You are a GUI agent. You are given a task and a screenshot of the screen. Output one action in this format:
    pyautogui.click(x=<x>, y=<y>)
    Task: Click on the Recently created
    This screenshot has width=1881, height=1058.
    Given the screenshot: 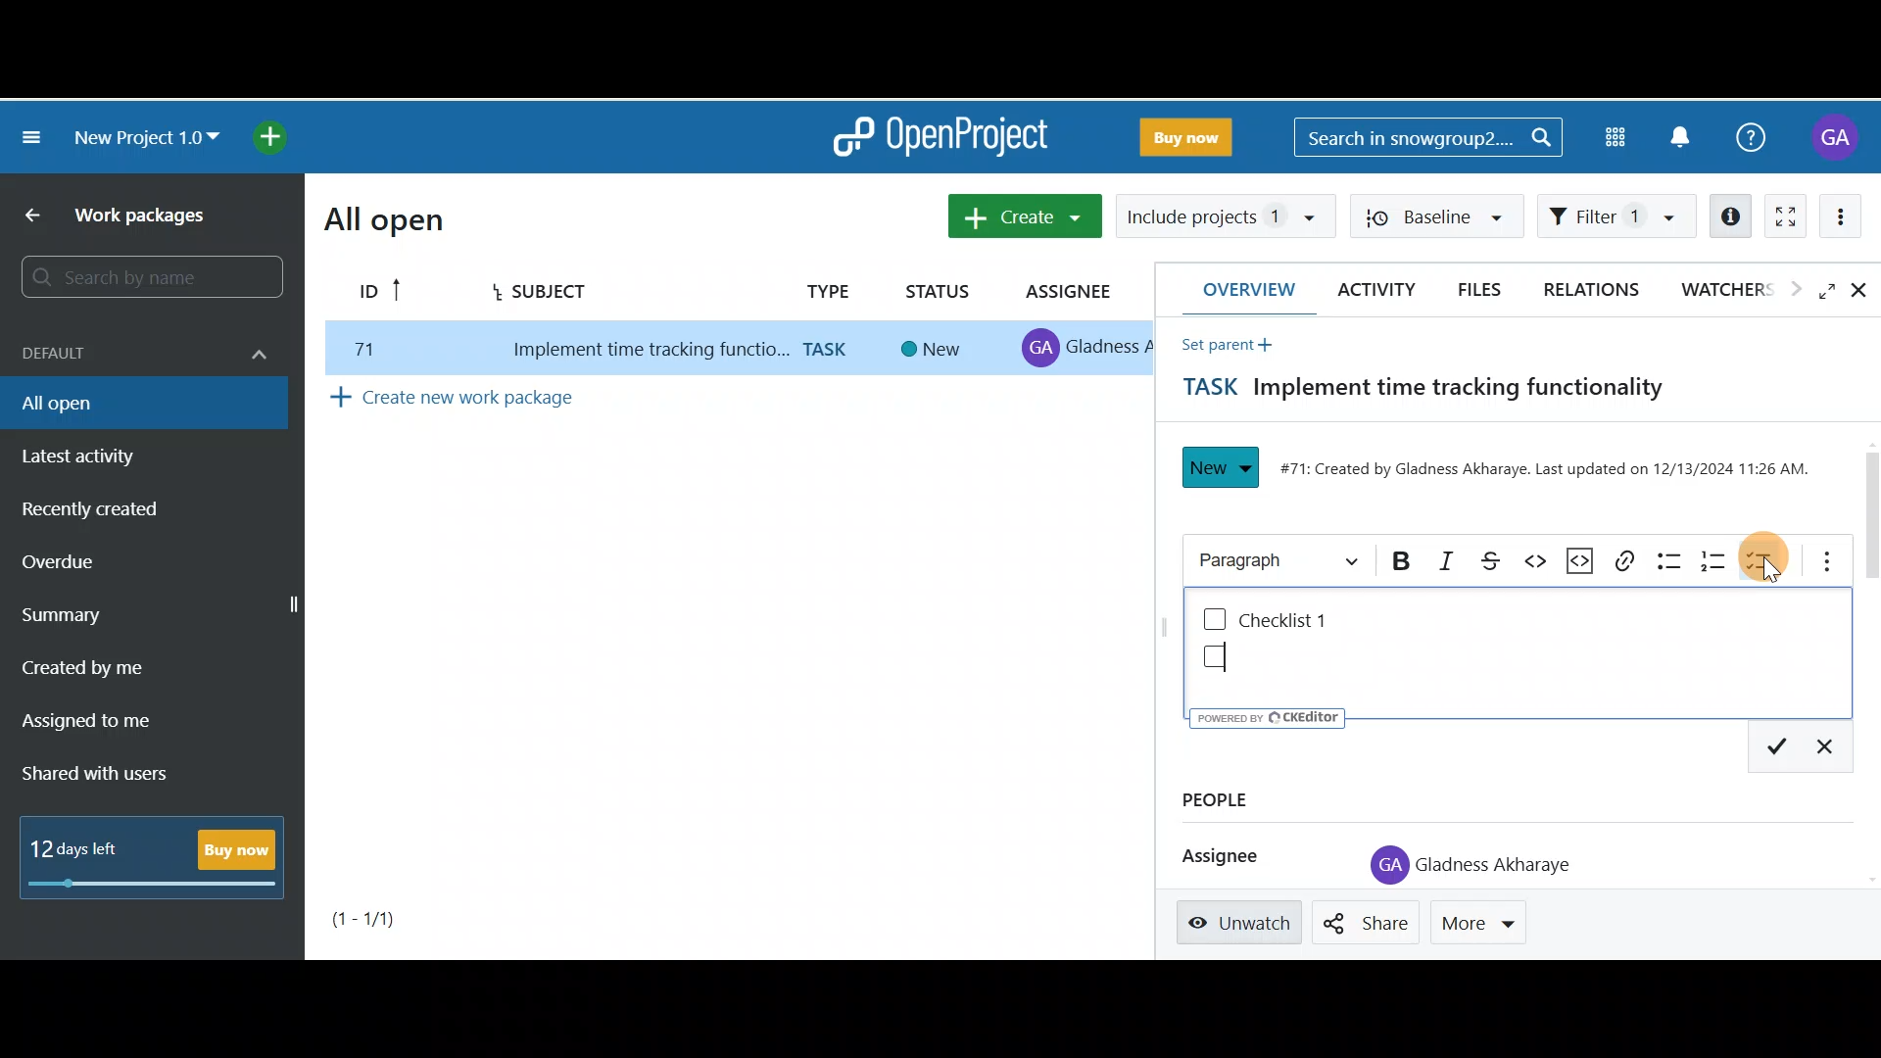 What is the action you would take?
    pyautogui.click(x=94, y=510)
    